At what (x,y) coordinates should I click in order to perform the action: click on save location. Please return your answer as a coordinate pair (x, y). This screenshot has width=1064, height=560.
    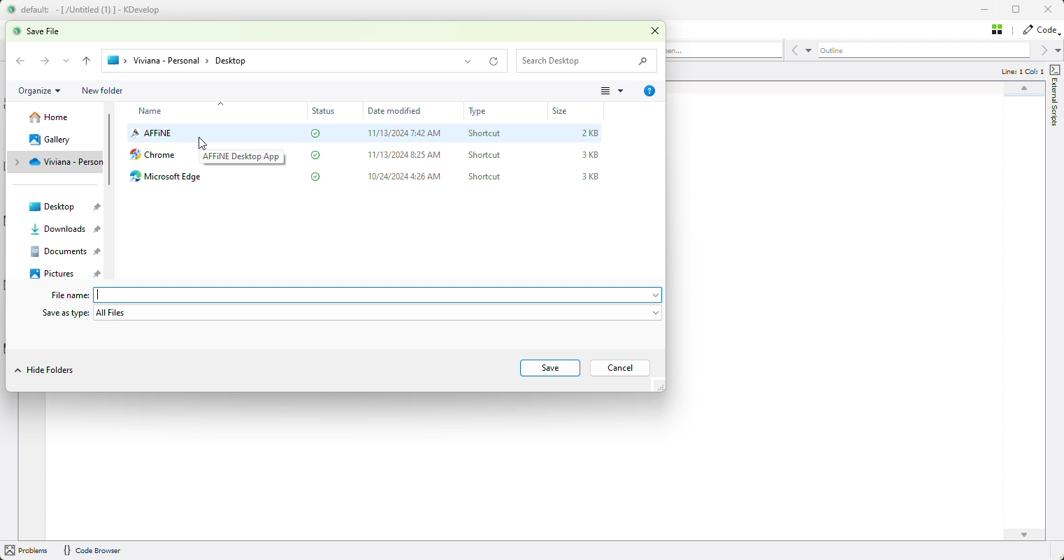
    Looking at the image, I should click on (305, 61).